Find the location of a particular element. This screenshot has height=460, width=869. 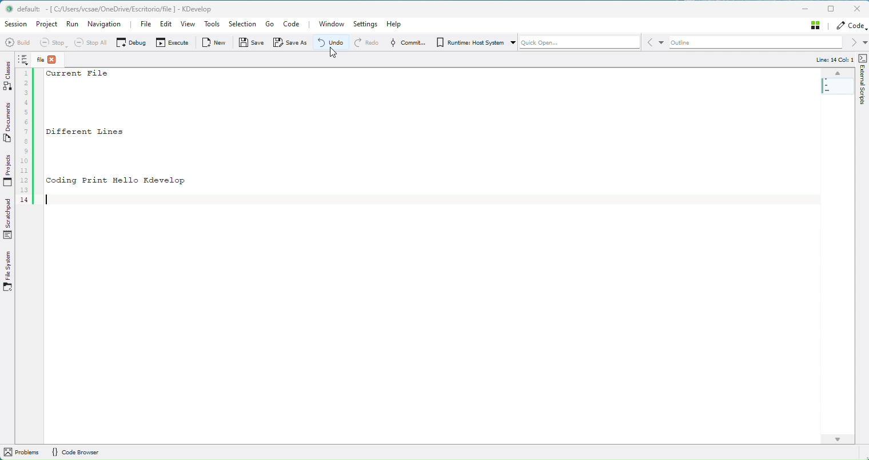

Scrathpad is located at coordinates (8, 216).